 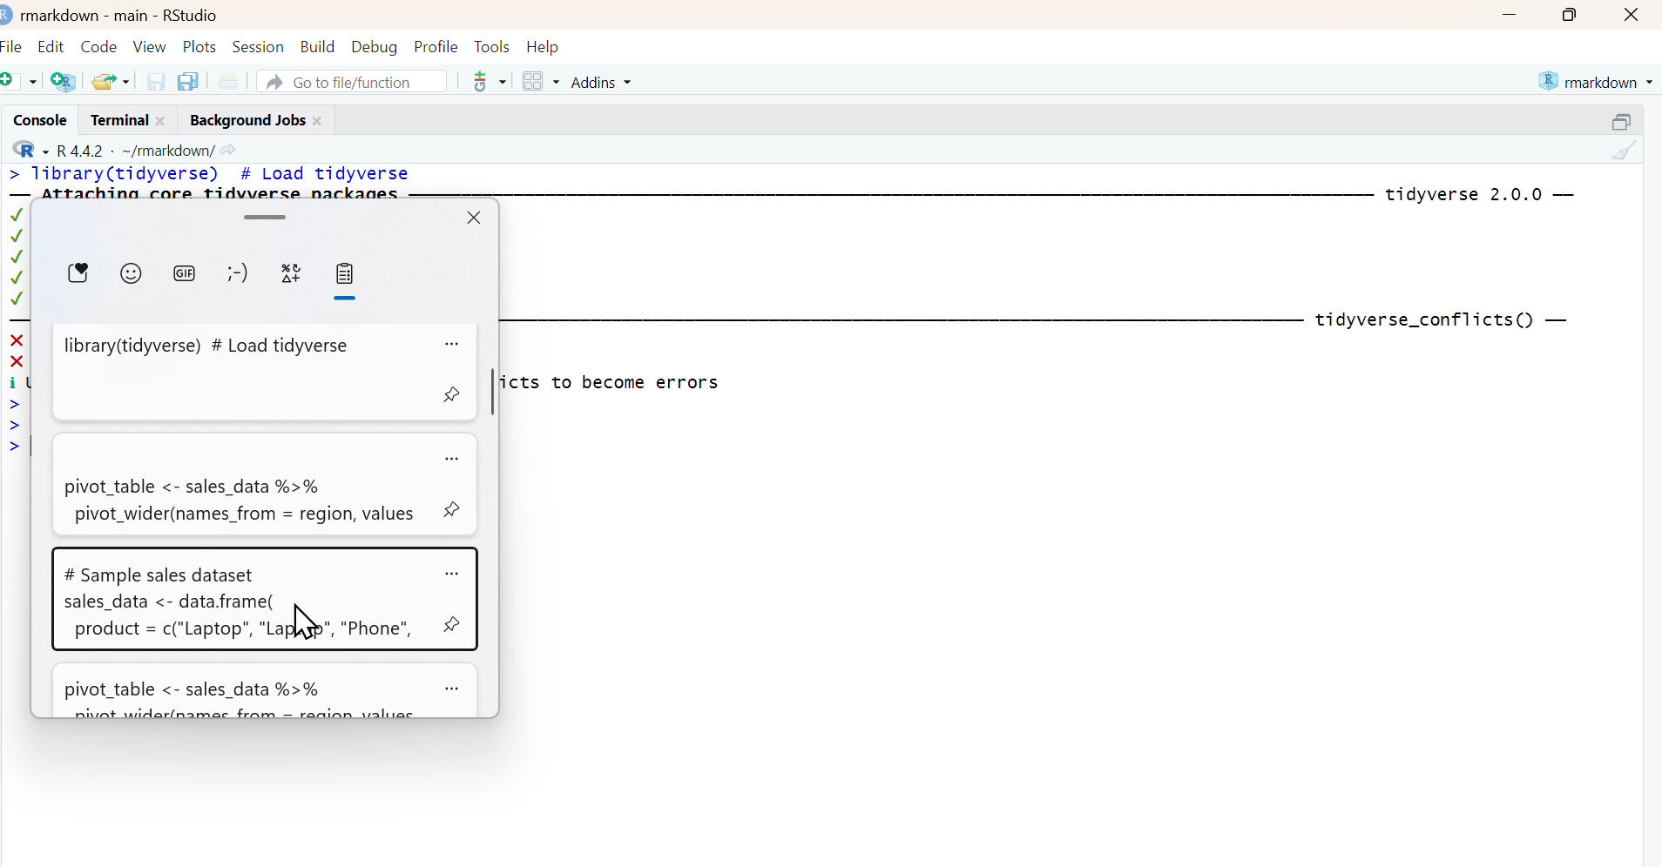 What do you see at coordinates (221, 175) in the screenshot?
I see `library(tidyverse) # Load tidyverse` at bounding box center [221, 175].